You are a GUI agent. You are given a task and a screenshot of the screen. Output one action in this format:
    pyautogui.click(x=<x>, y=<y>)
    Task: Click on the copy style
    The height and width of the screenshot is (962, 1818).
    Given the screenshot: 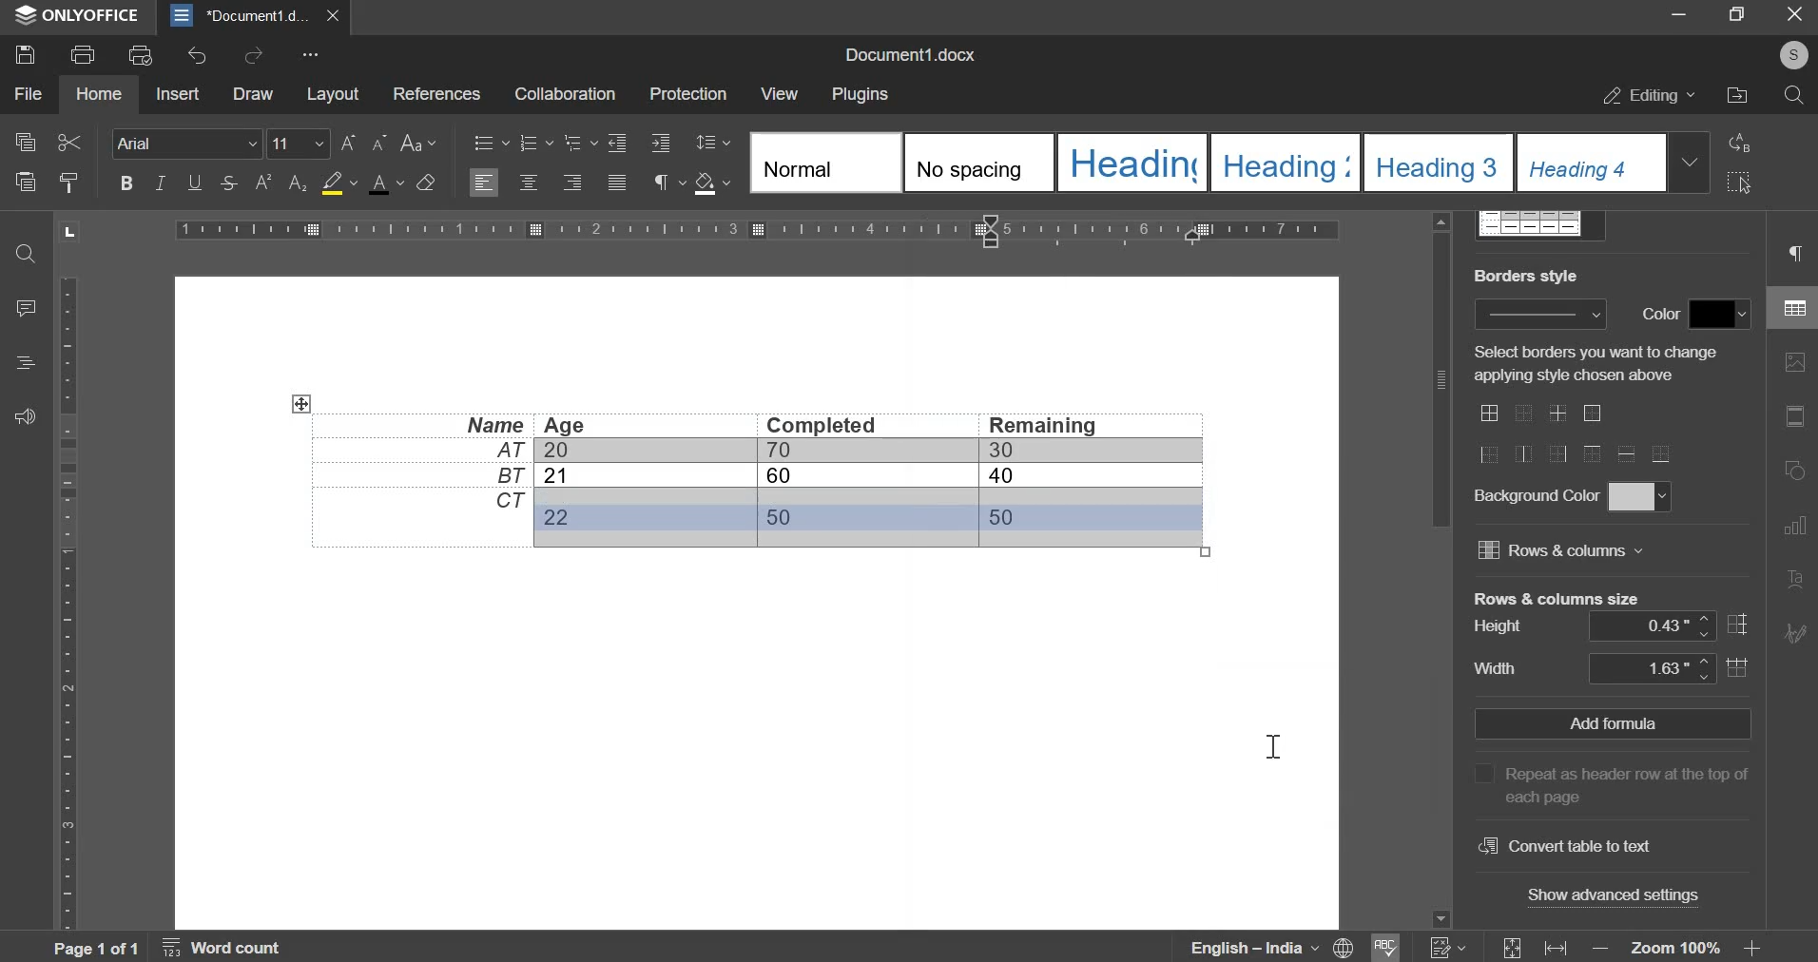 What is the action you would take?
    pyautogui.click(x=70, y=181)
    